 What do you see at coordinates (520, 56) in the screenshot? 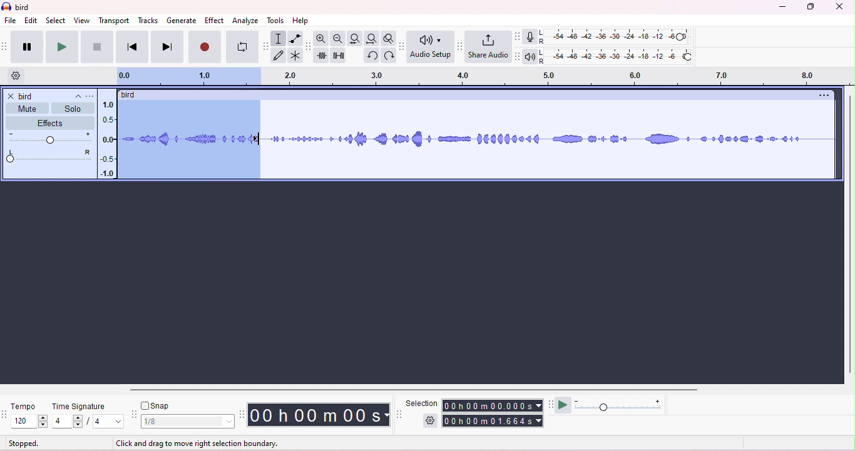
I see `playback meter tool bar` at bounding box center [520, 56].